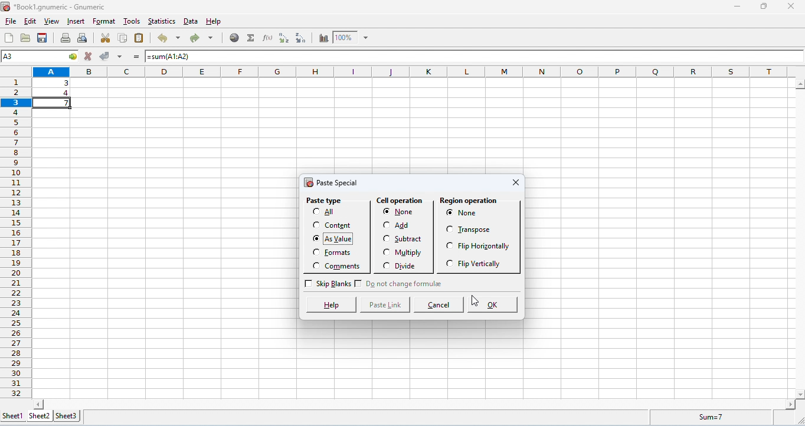 This screenshot has width=805, height=426. What do you see at coordinates (67, 416) in the screenshot?
I see `sheet 3` at bounding box center [67, 416].